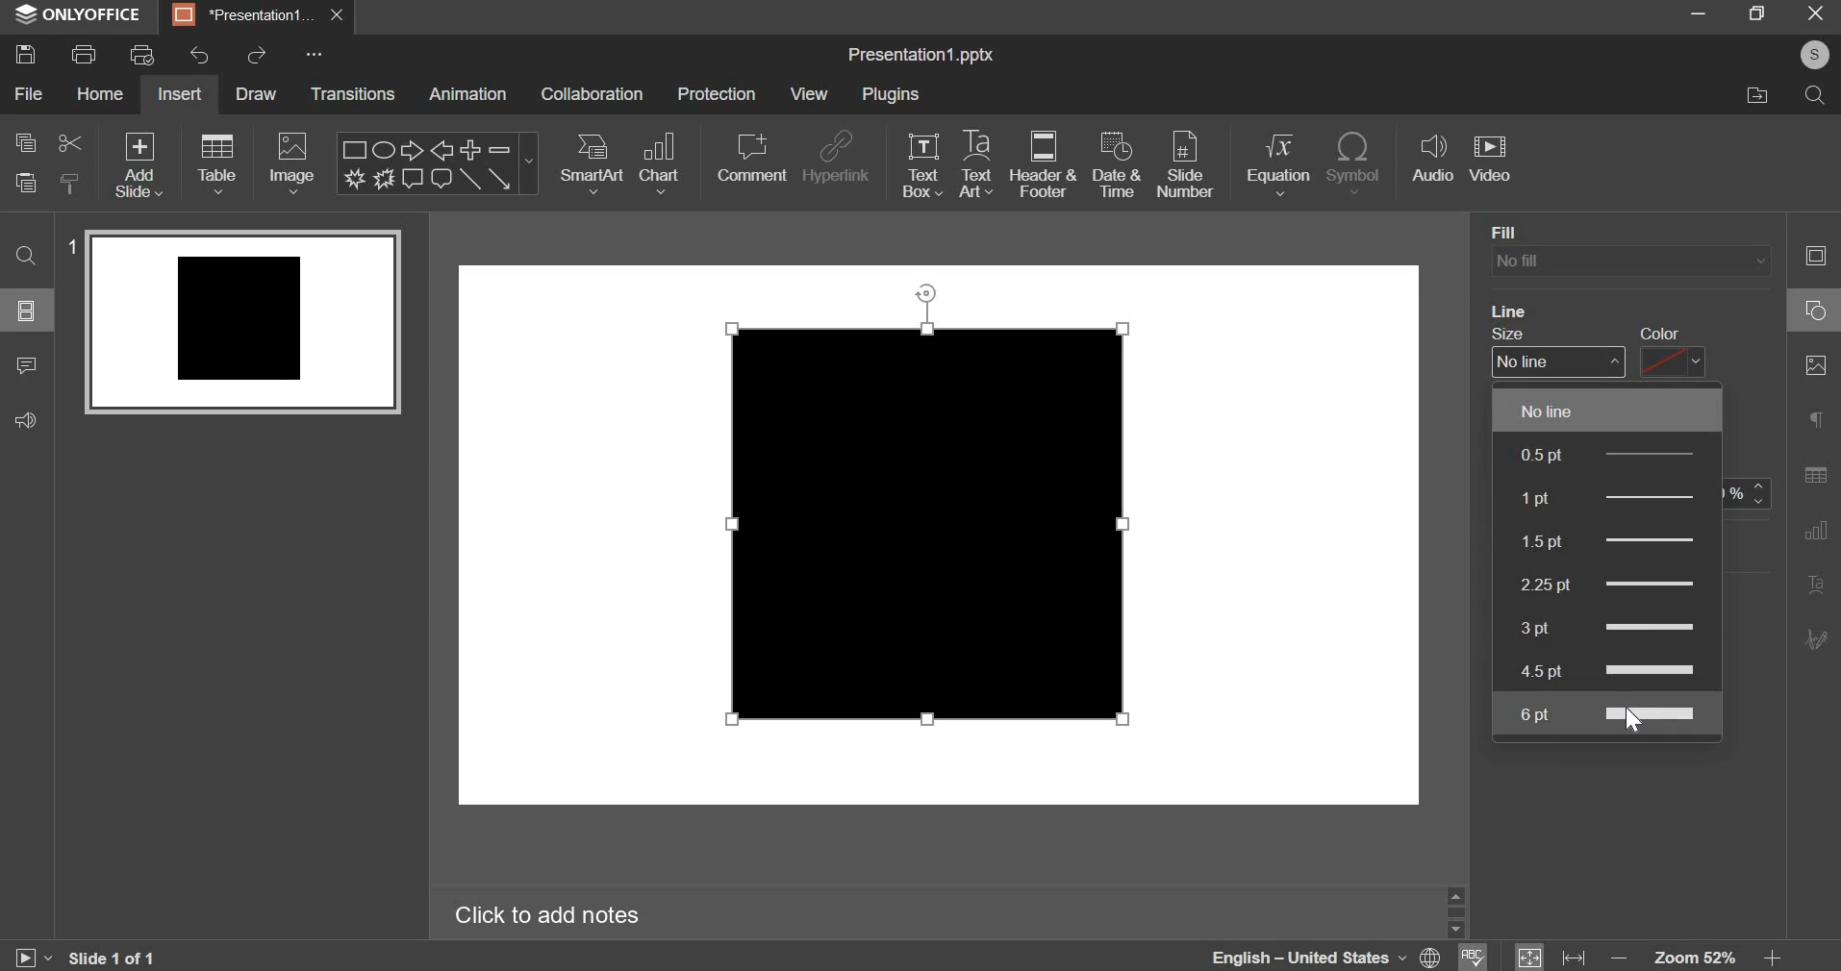 The height and width of the screenshot is (971, 1841). Describe the element at coordinates (415, 180) in the screenshot. I see `Comment` at that location.